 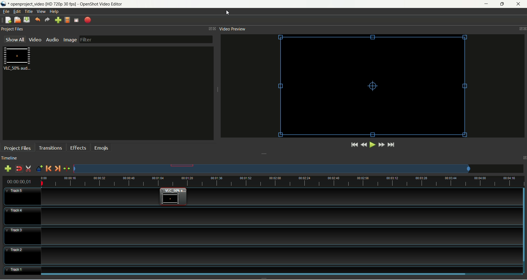 I want to click on audio, so click(x=52, y=40).